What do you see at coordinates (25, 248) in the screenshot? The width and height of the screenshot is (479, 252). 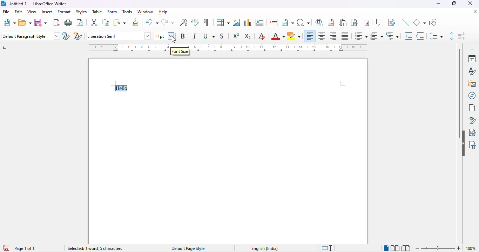 I see `page 1 of 1` at bounding box center [25, 248].